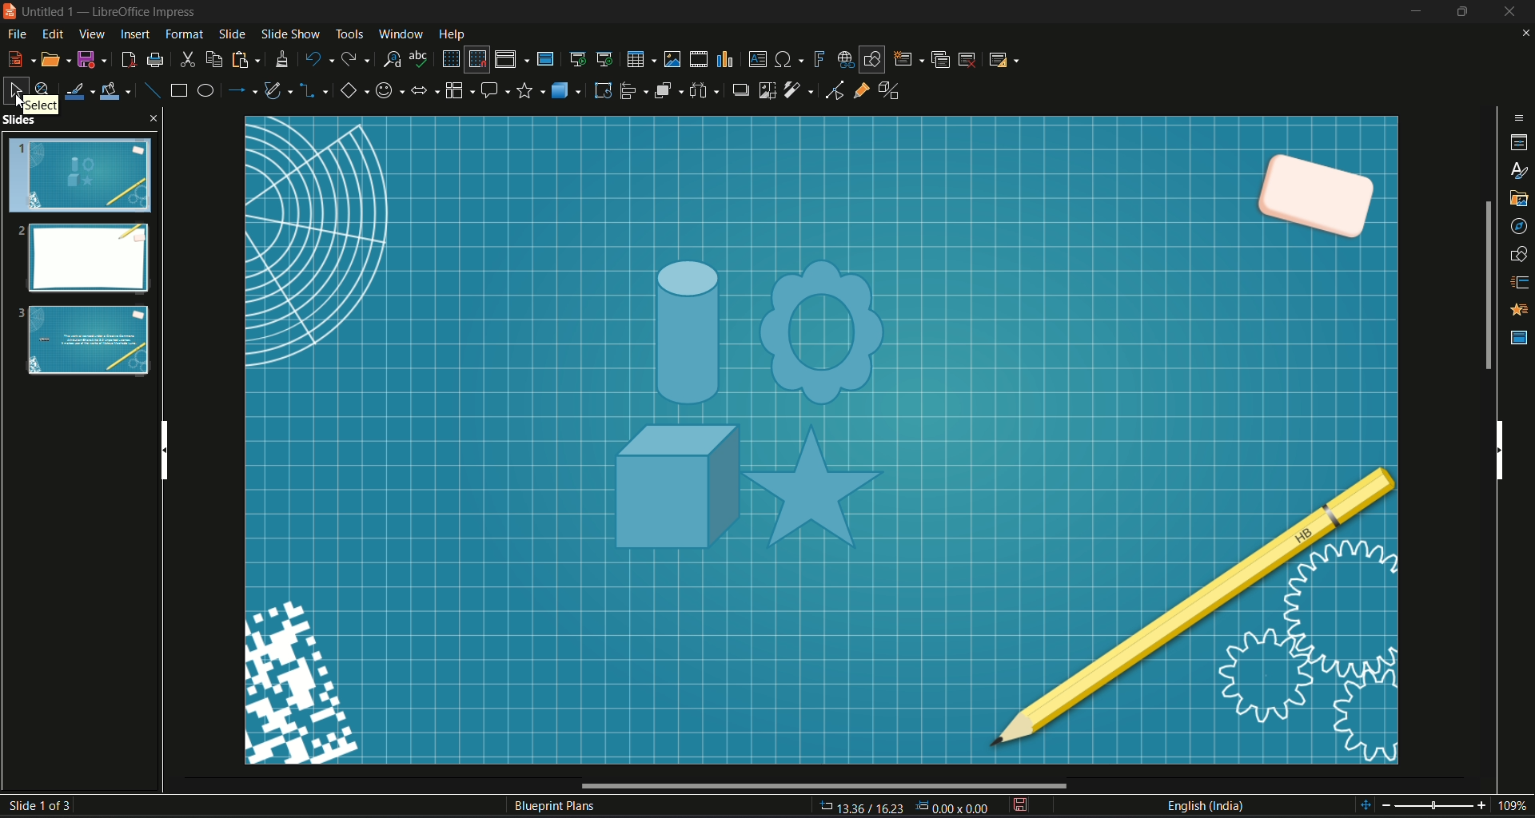 This screenshot has height=818, width=1535. Describe the element at coordinates (568, 89) in the screenshot. I see `3D objects` at that location.